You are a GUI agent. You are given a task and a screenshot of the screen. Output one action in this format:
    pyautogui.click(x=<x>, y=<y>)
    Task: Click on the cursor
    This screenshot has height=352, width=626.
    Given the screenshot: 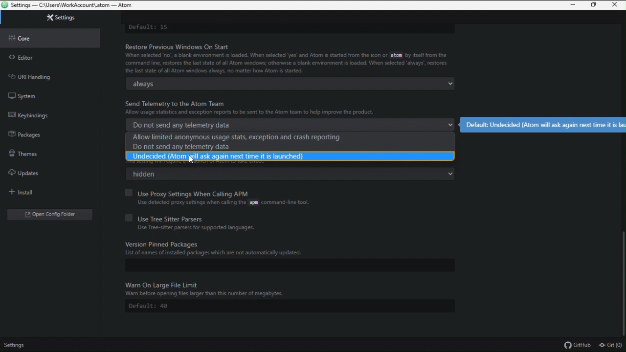 What is the action you would take?
    pyautogui.click(x=192, y=159)
    